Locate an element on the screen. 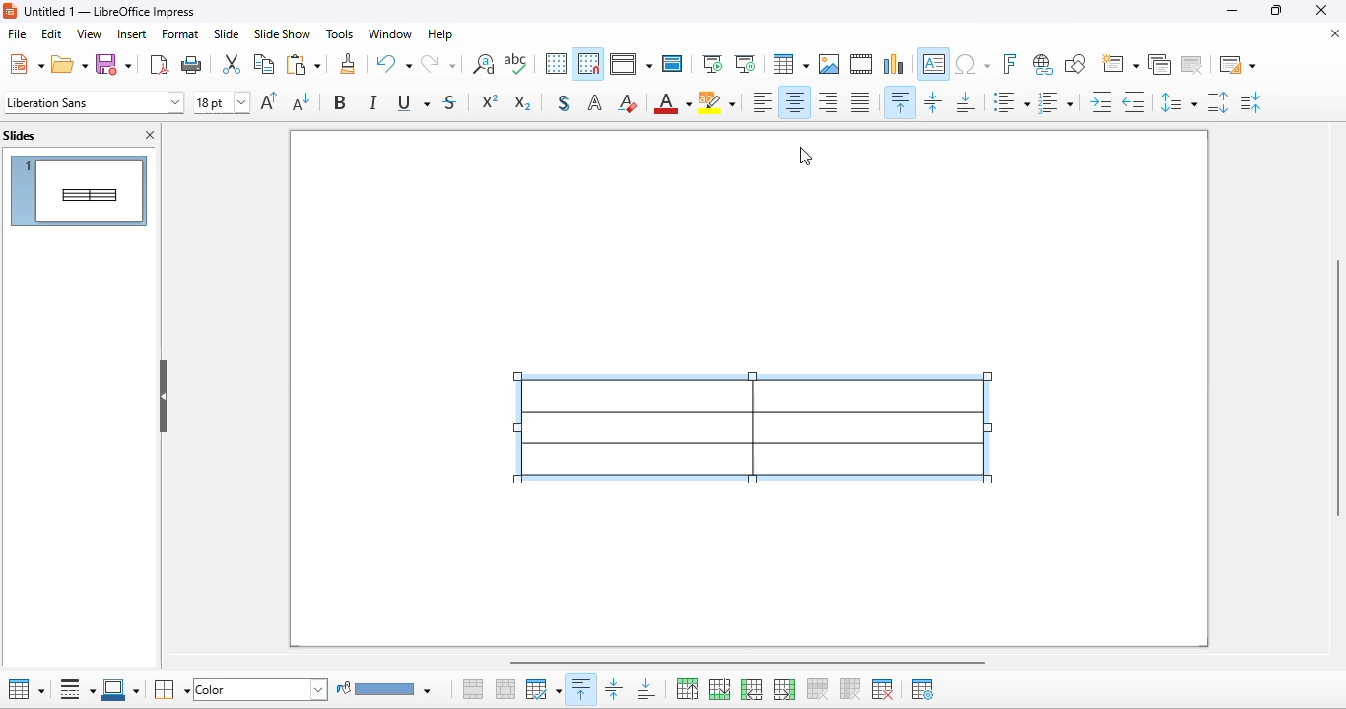 This screenshot has width=1346, height=709. area style/filling is located at coordinates (261, 689).